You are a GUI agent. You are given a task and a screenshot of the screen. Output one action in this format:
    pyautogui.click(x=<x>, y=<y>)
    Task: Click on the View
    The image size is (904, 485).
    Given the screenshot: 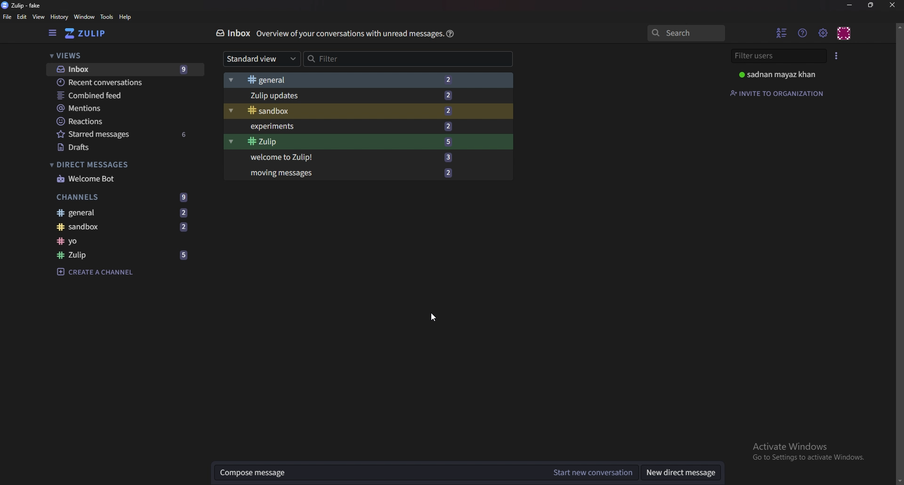 What is the action you would take?
    pyautogui.click(x=39, y=18)
    